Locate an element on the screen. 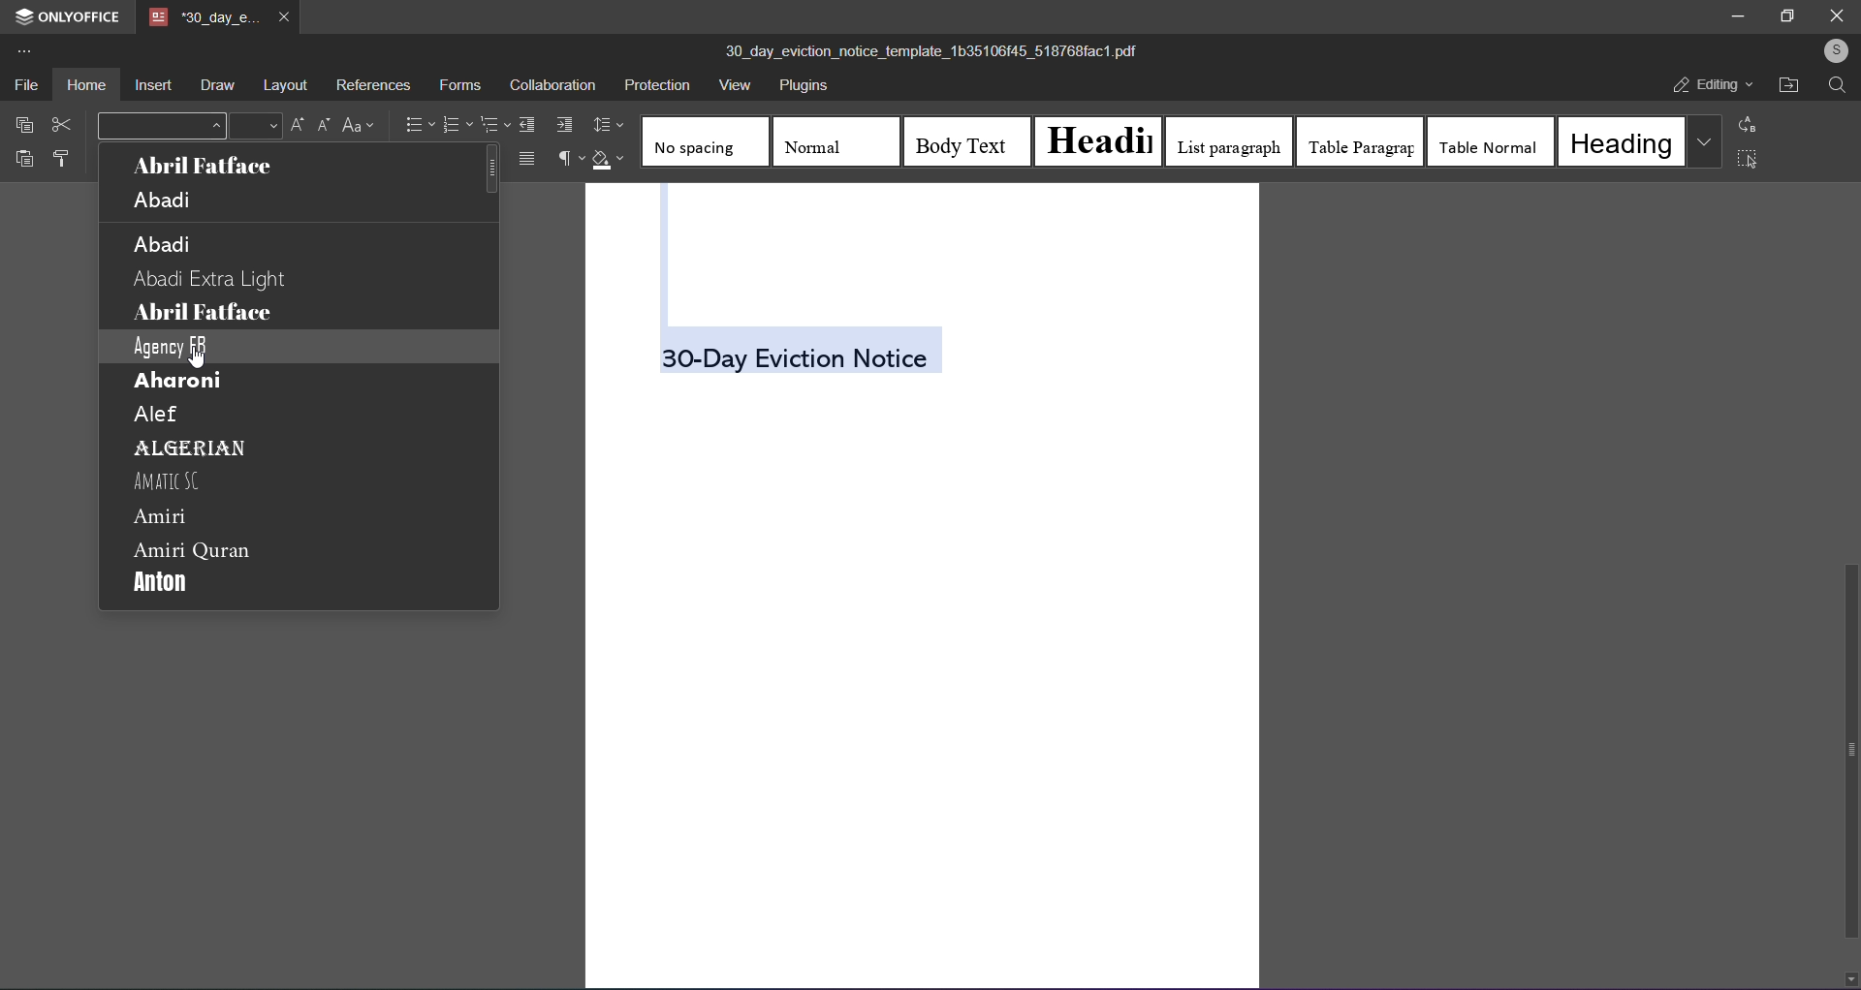 This screenshot has width=1861, height=990. close tab is located at coordinates (285, 19).